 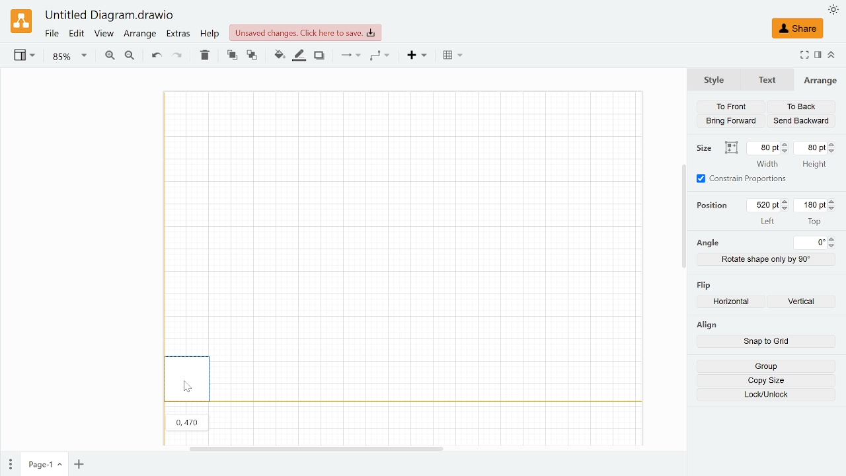 I want to click on Current angle, so click(x=811, y=243).